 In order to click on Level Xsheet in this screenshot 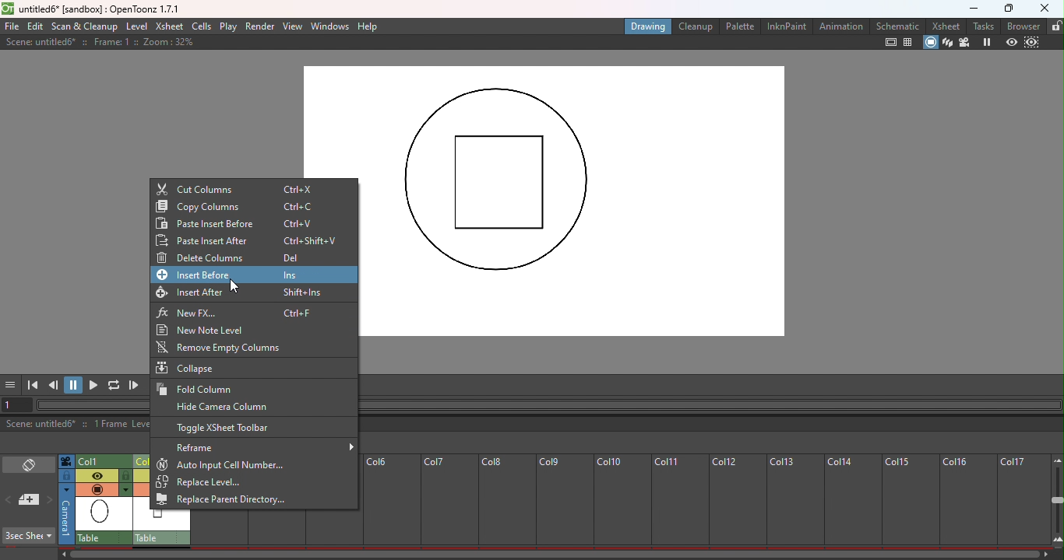, I will do `click(155, 26)`.